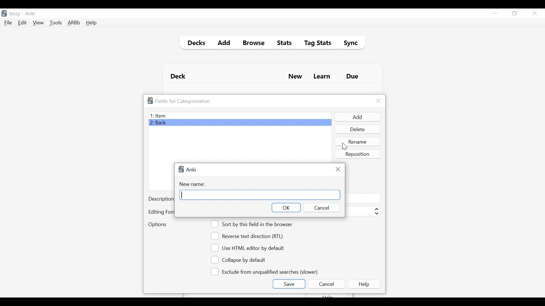 The image size is (545, 306). I want to click on Description, so click(161, 199).